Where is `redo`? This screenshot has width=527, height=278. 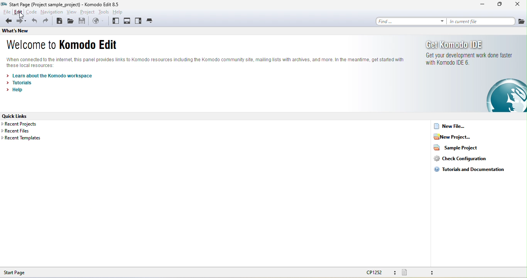 redo is located at coordinates (48, 21).